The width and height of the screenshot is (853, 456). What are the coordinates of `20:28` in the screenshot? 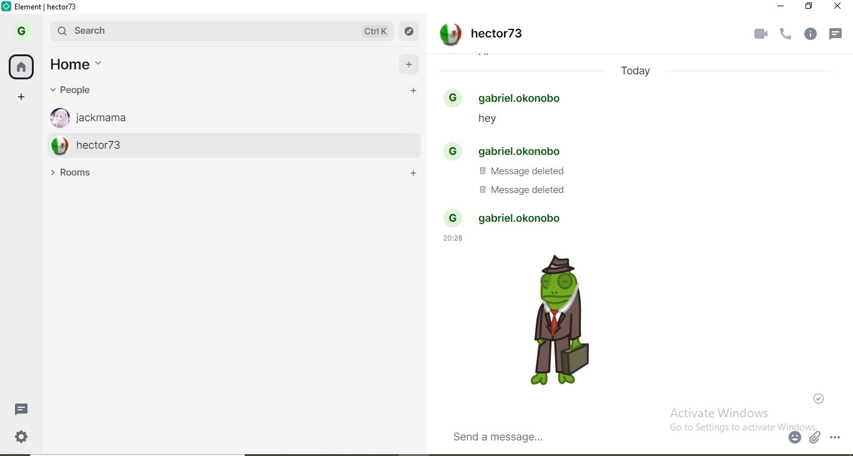 It's located at (451, 237).